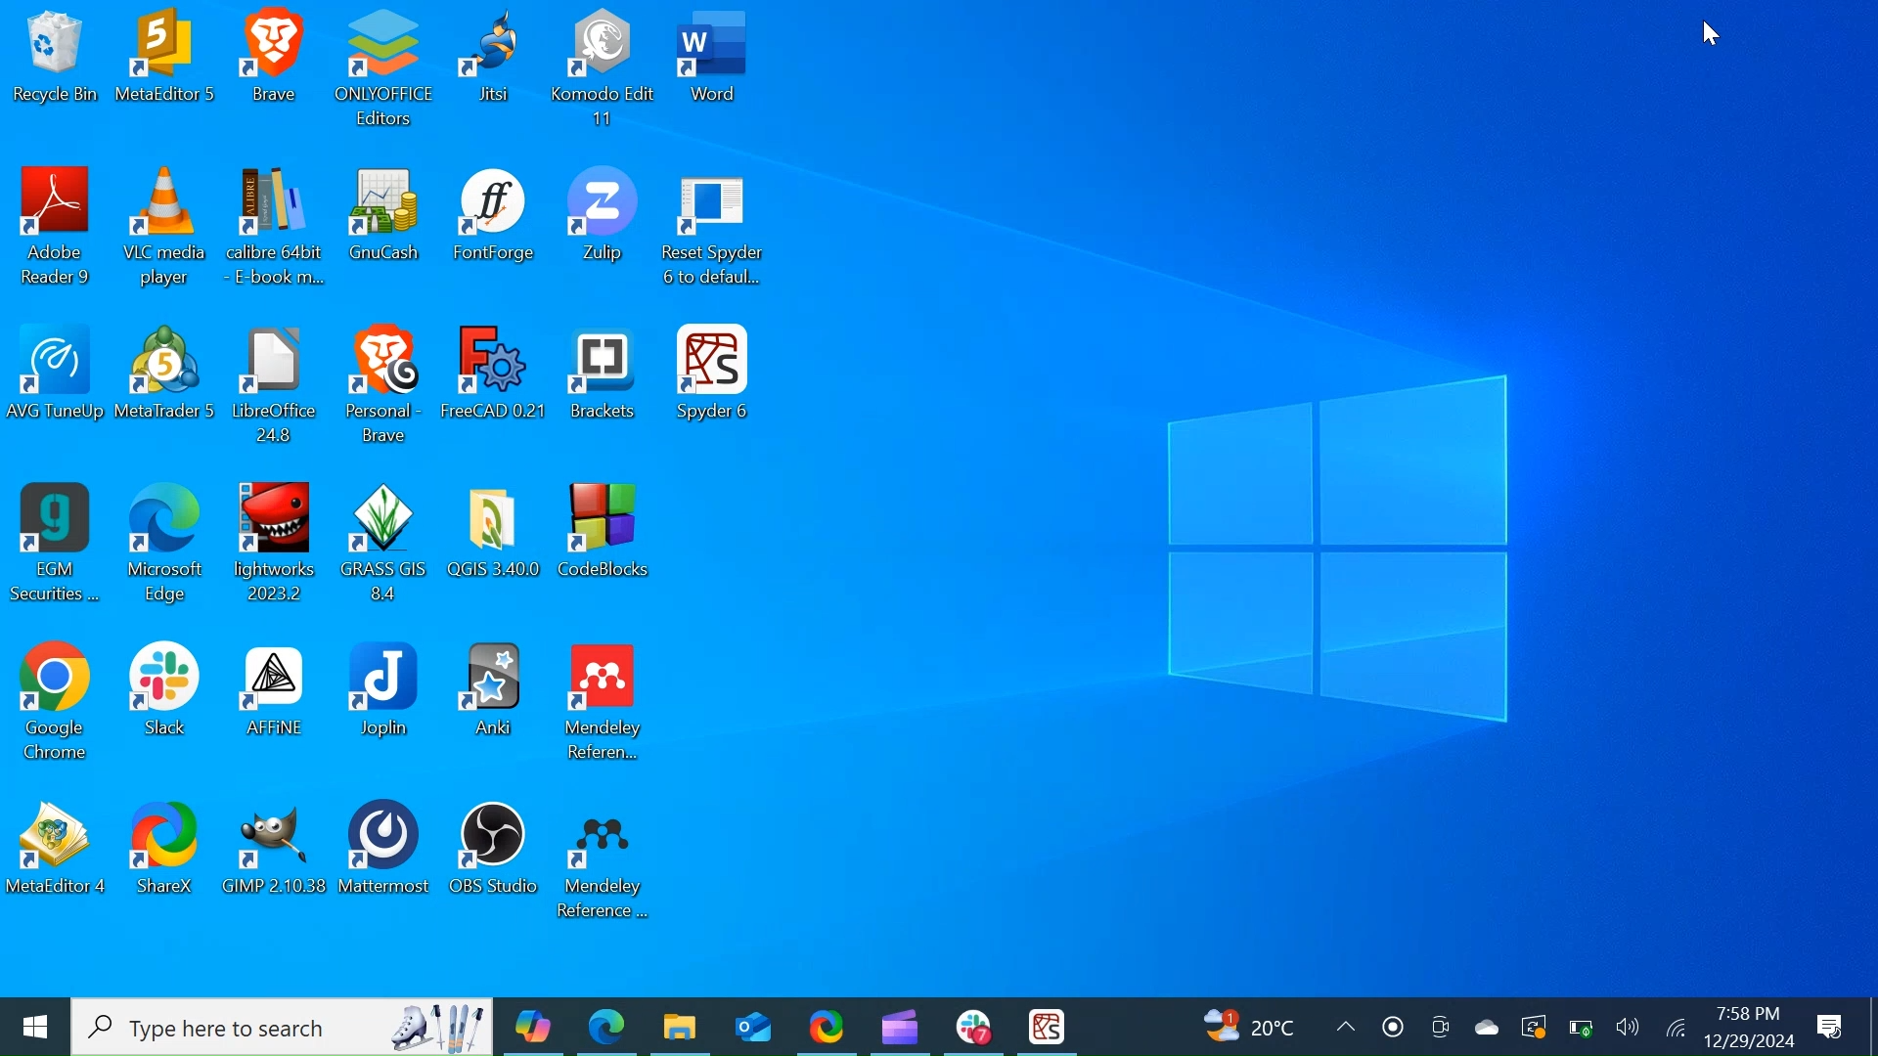 This screenshot has height=1056, width=1878. I want to click on Copilot, so click(535, 1025).